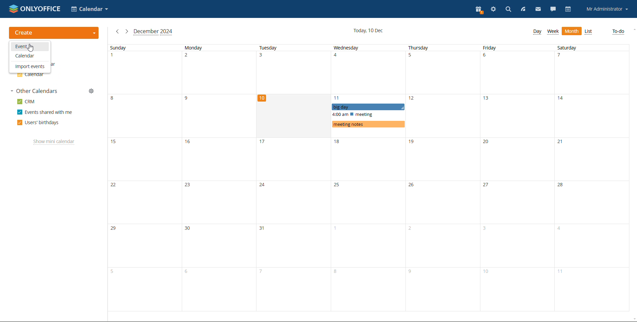 The image size is (637, 322). What do you see at coordinates (30, 56) in the screenshot?
I see `calendar` at bounding box center [30, 56].